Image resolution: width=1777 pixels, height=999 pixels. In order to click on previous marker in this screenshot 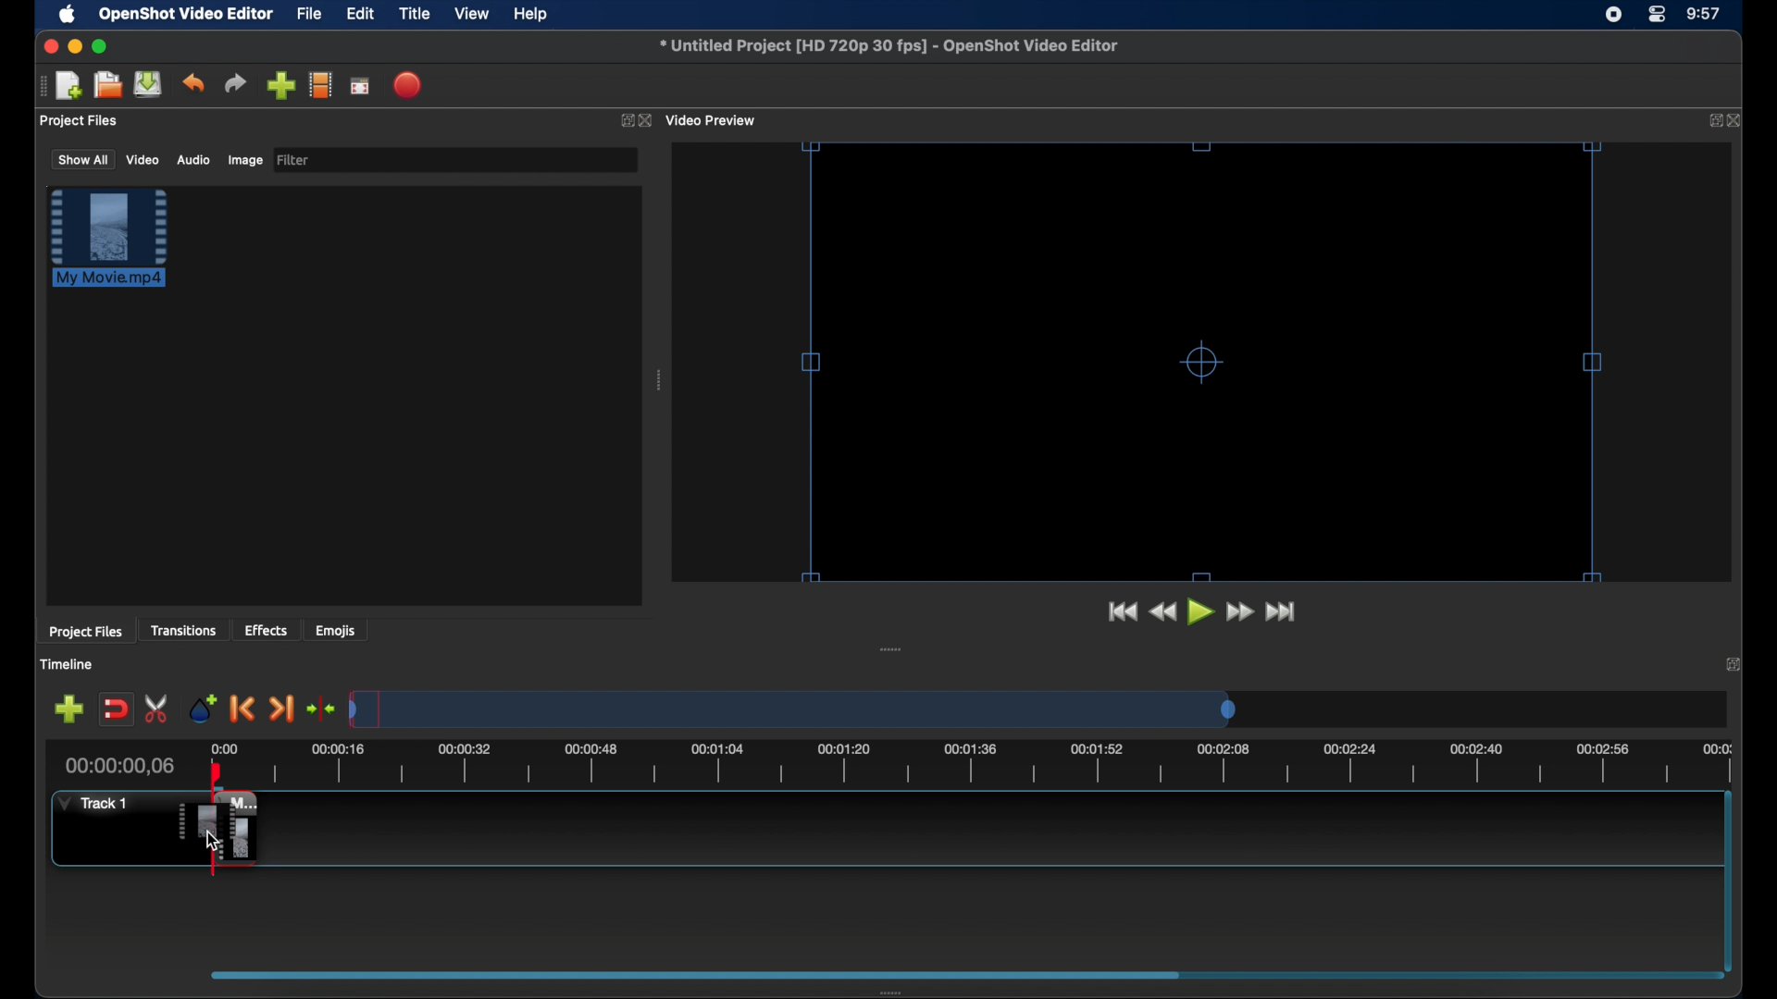, I will do `click(242, 709)`.